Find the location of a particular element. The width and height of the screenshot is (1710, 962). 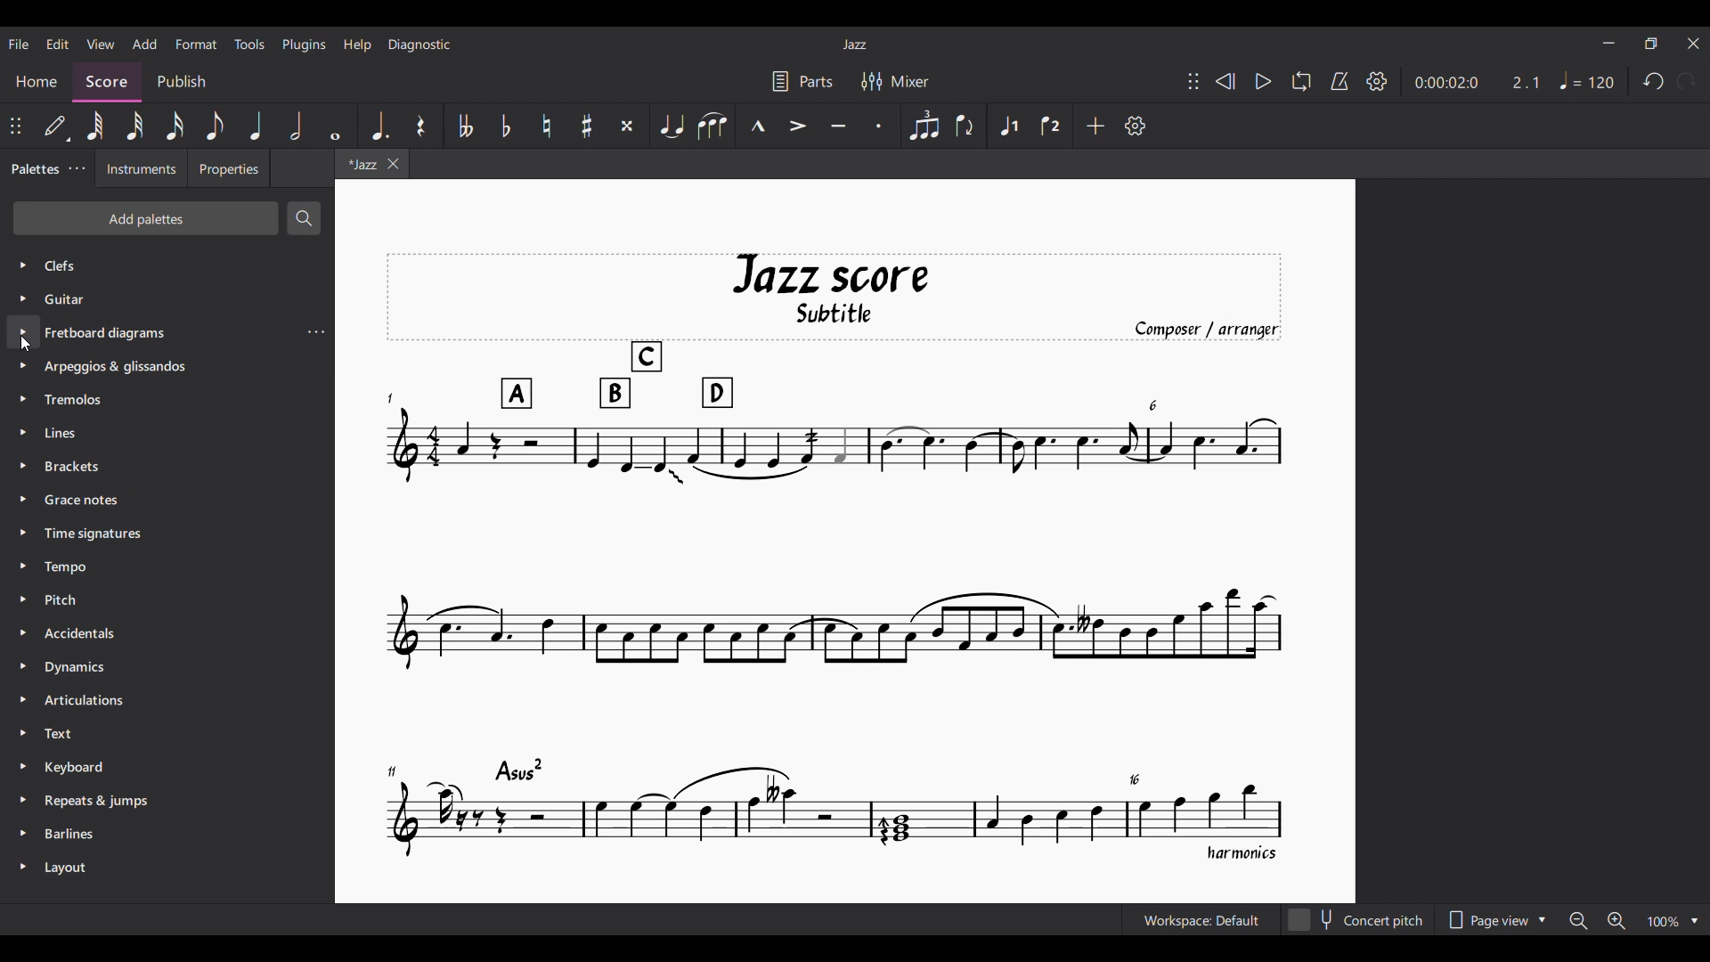

Brackets is located at coordinates (80, 469).